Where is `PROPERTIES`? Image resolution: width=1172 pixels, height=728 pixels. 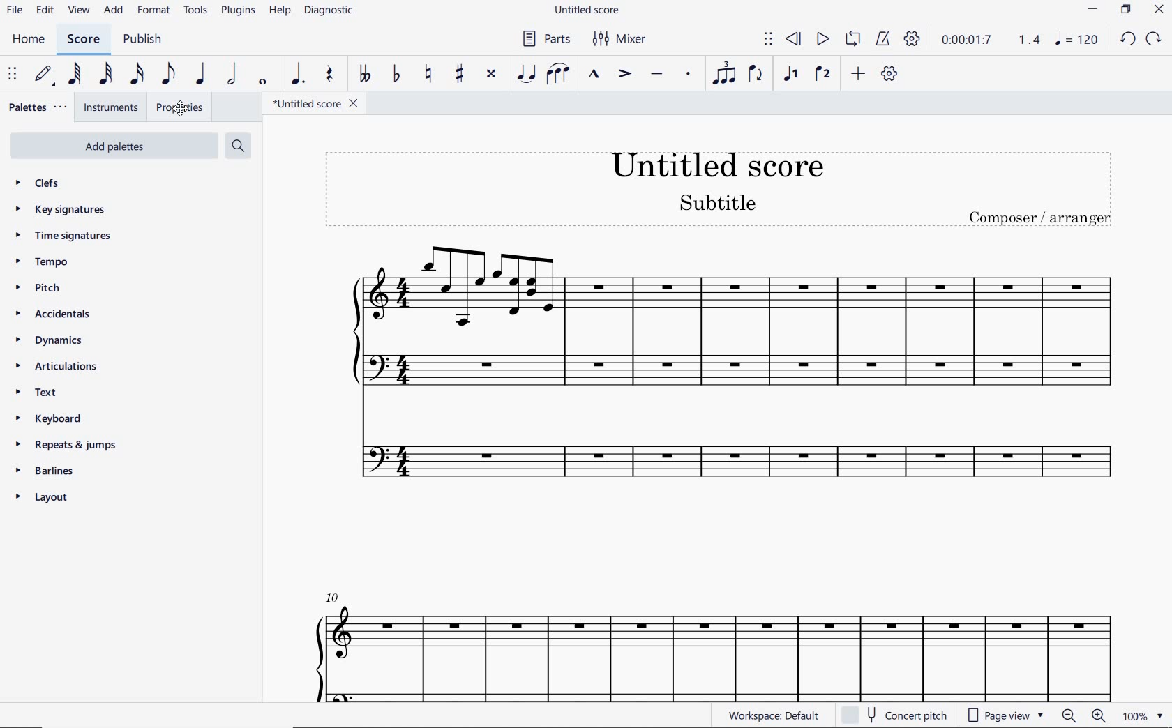 PROPERTIES is located at coordinates (179, 107).